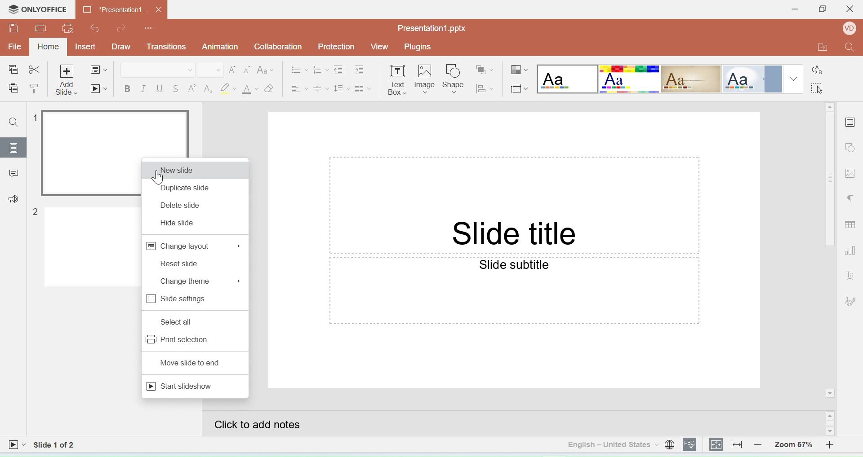 This screenshot has height=457, width=863. Describe the element at coordinates (486, 88) in the screenshot. I see `Align shape` at that location.